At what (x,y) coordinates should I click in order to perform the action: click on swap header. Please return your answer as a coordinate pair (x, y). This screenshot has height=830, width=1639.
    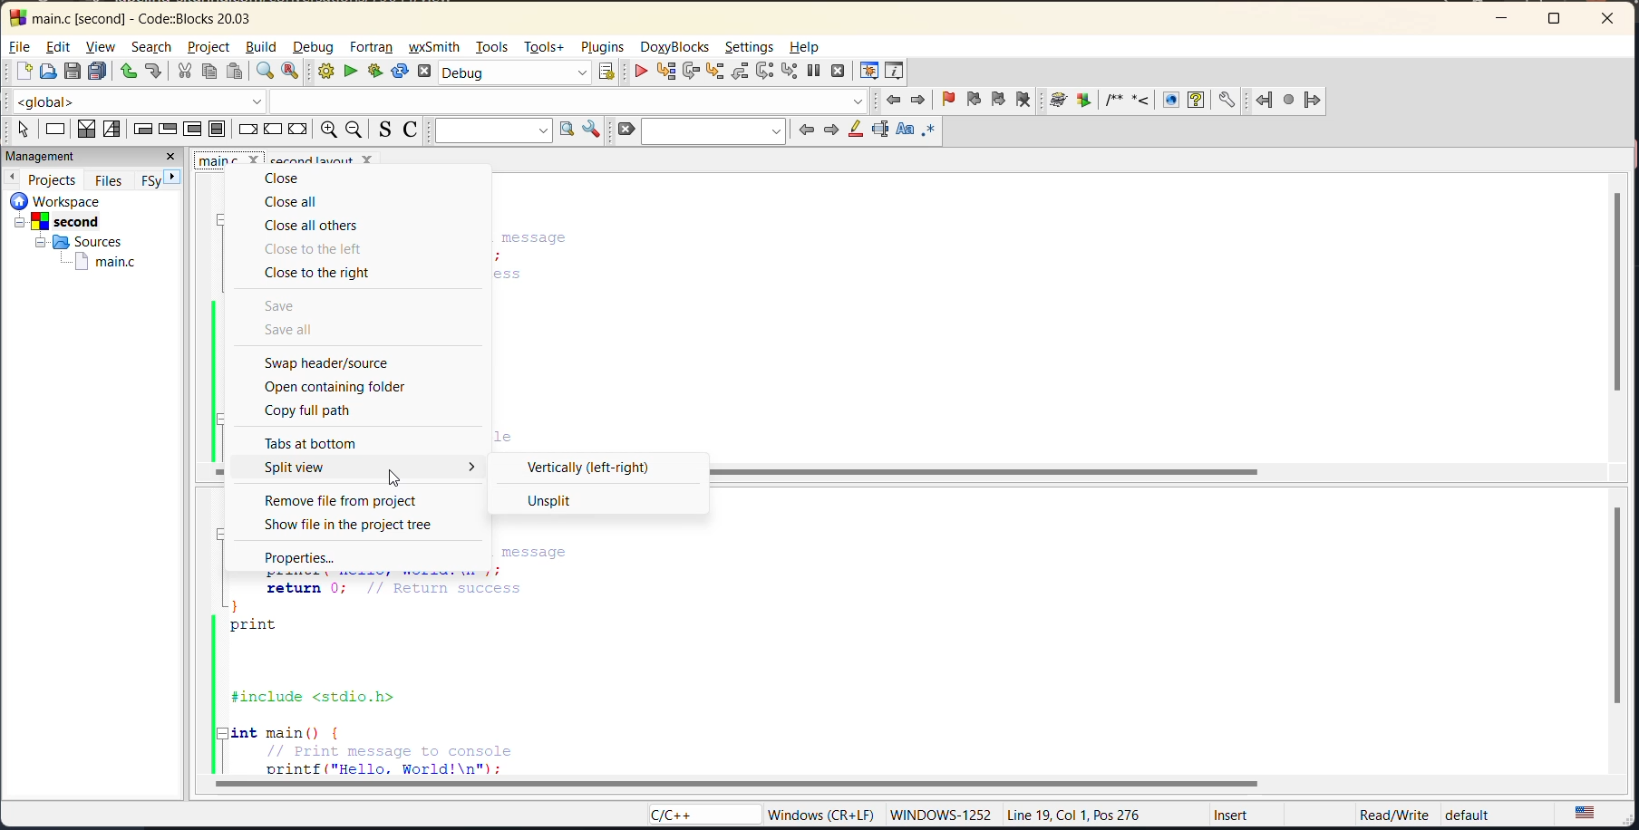
    Looking at the image, I should click on (336, 363).